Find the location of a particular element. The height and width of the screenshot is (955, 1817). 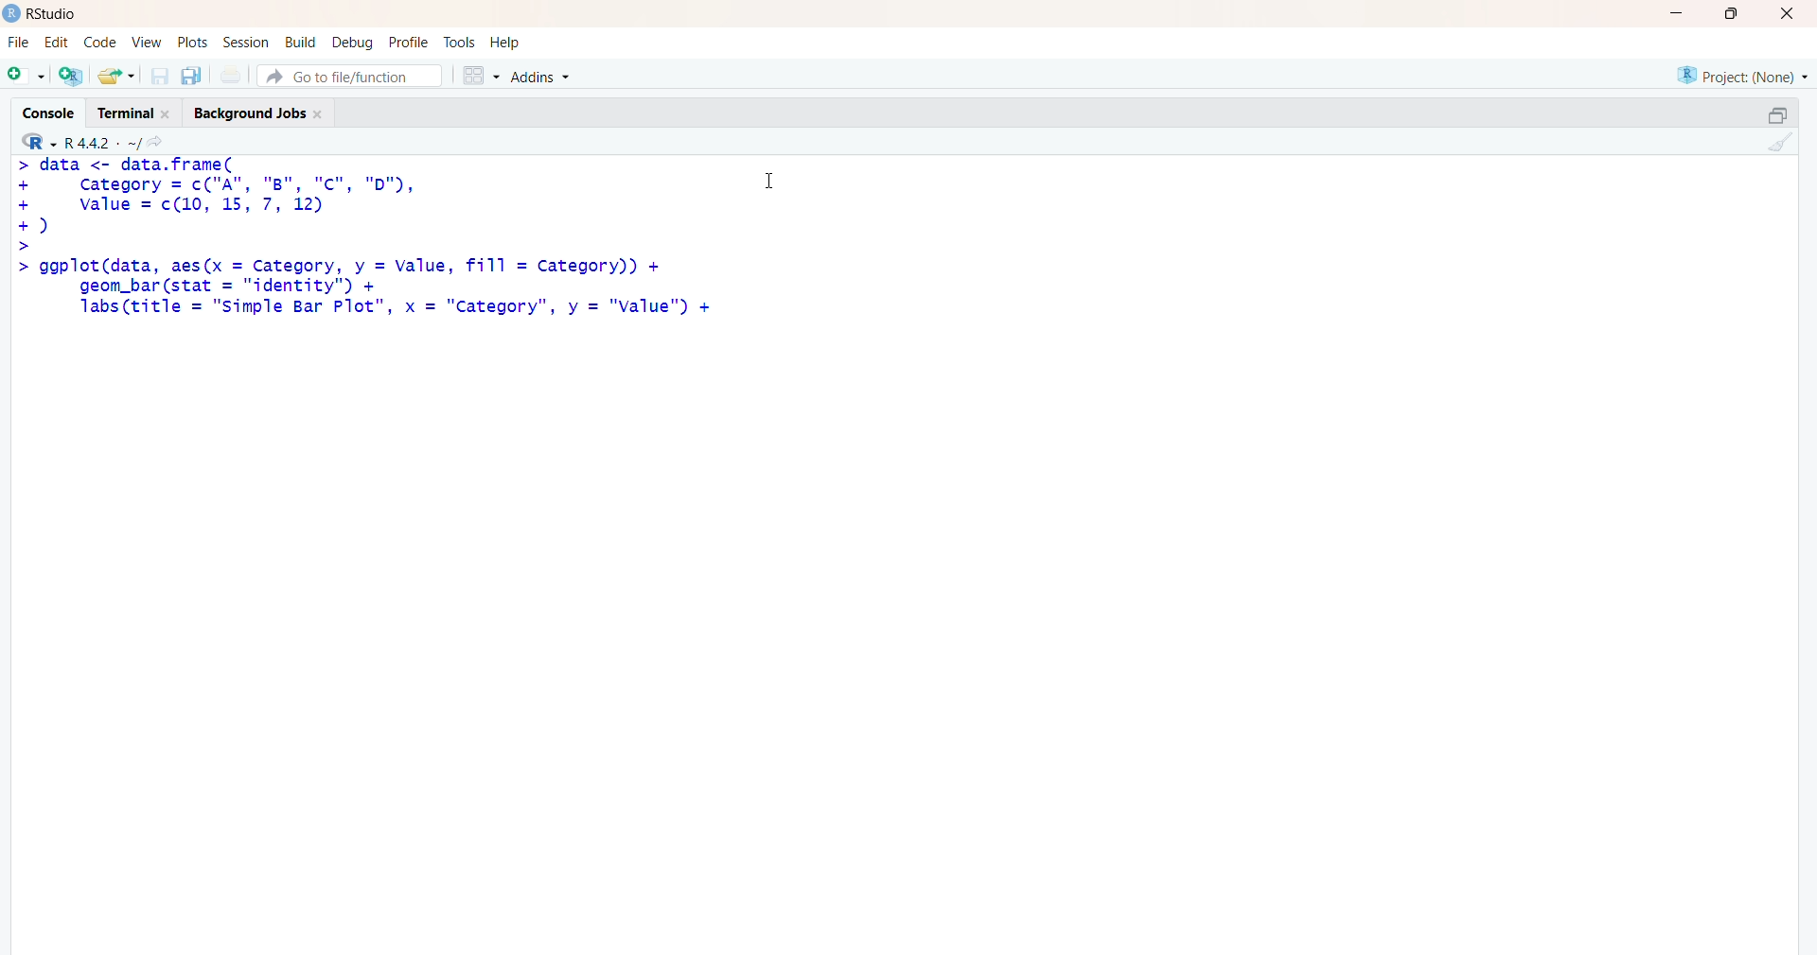

logo is located at coordinates (12, 13).